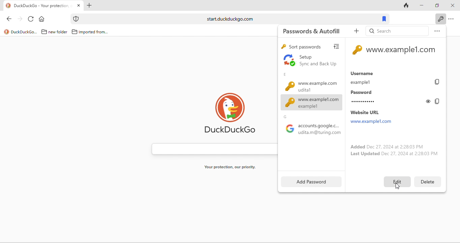 This screenshot has height=243, width=460. I want to click on new folder, so click(58, 32).